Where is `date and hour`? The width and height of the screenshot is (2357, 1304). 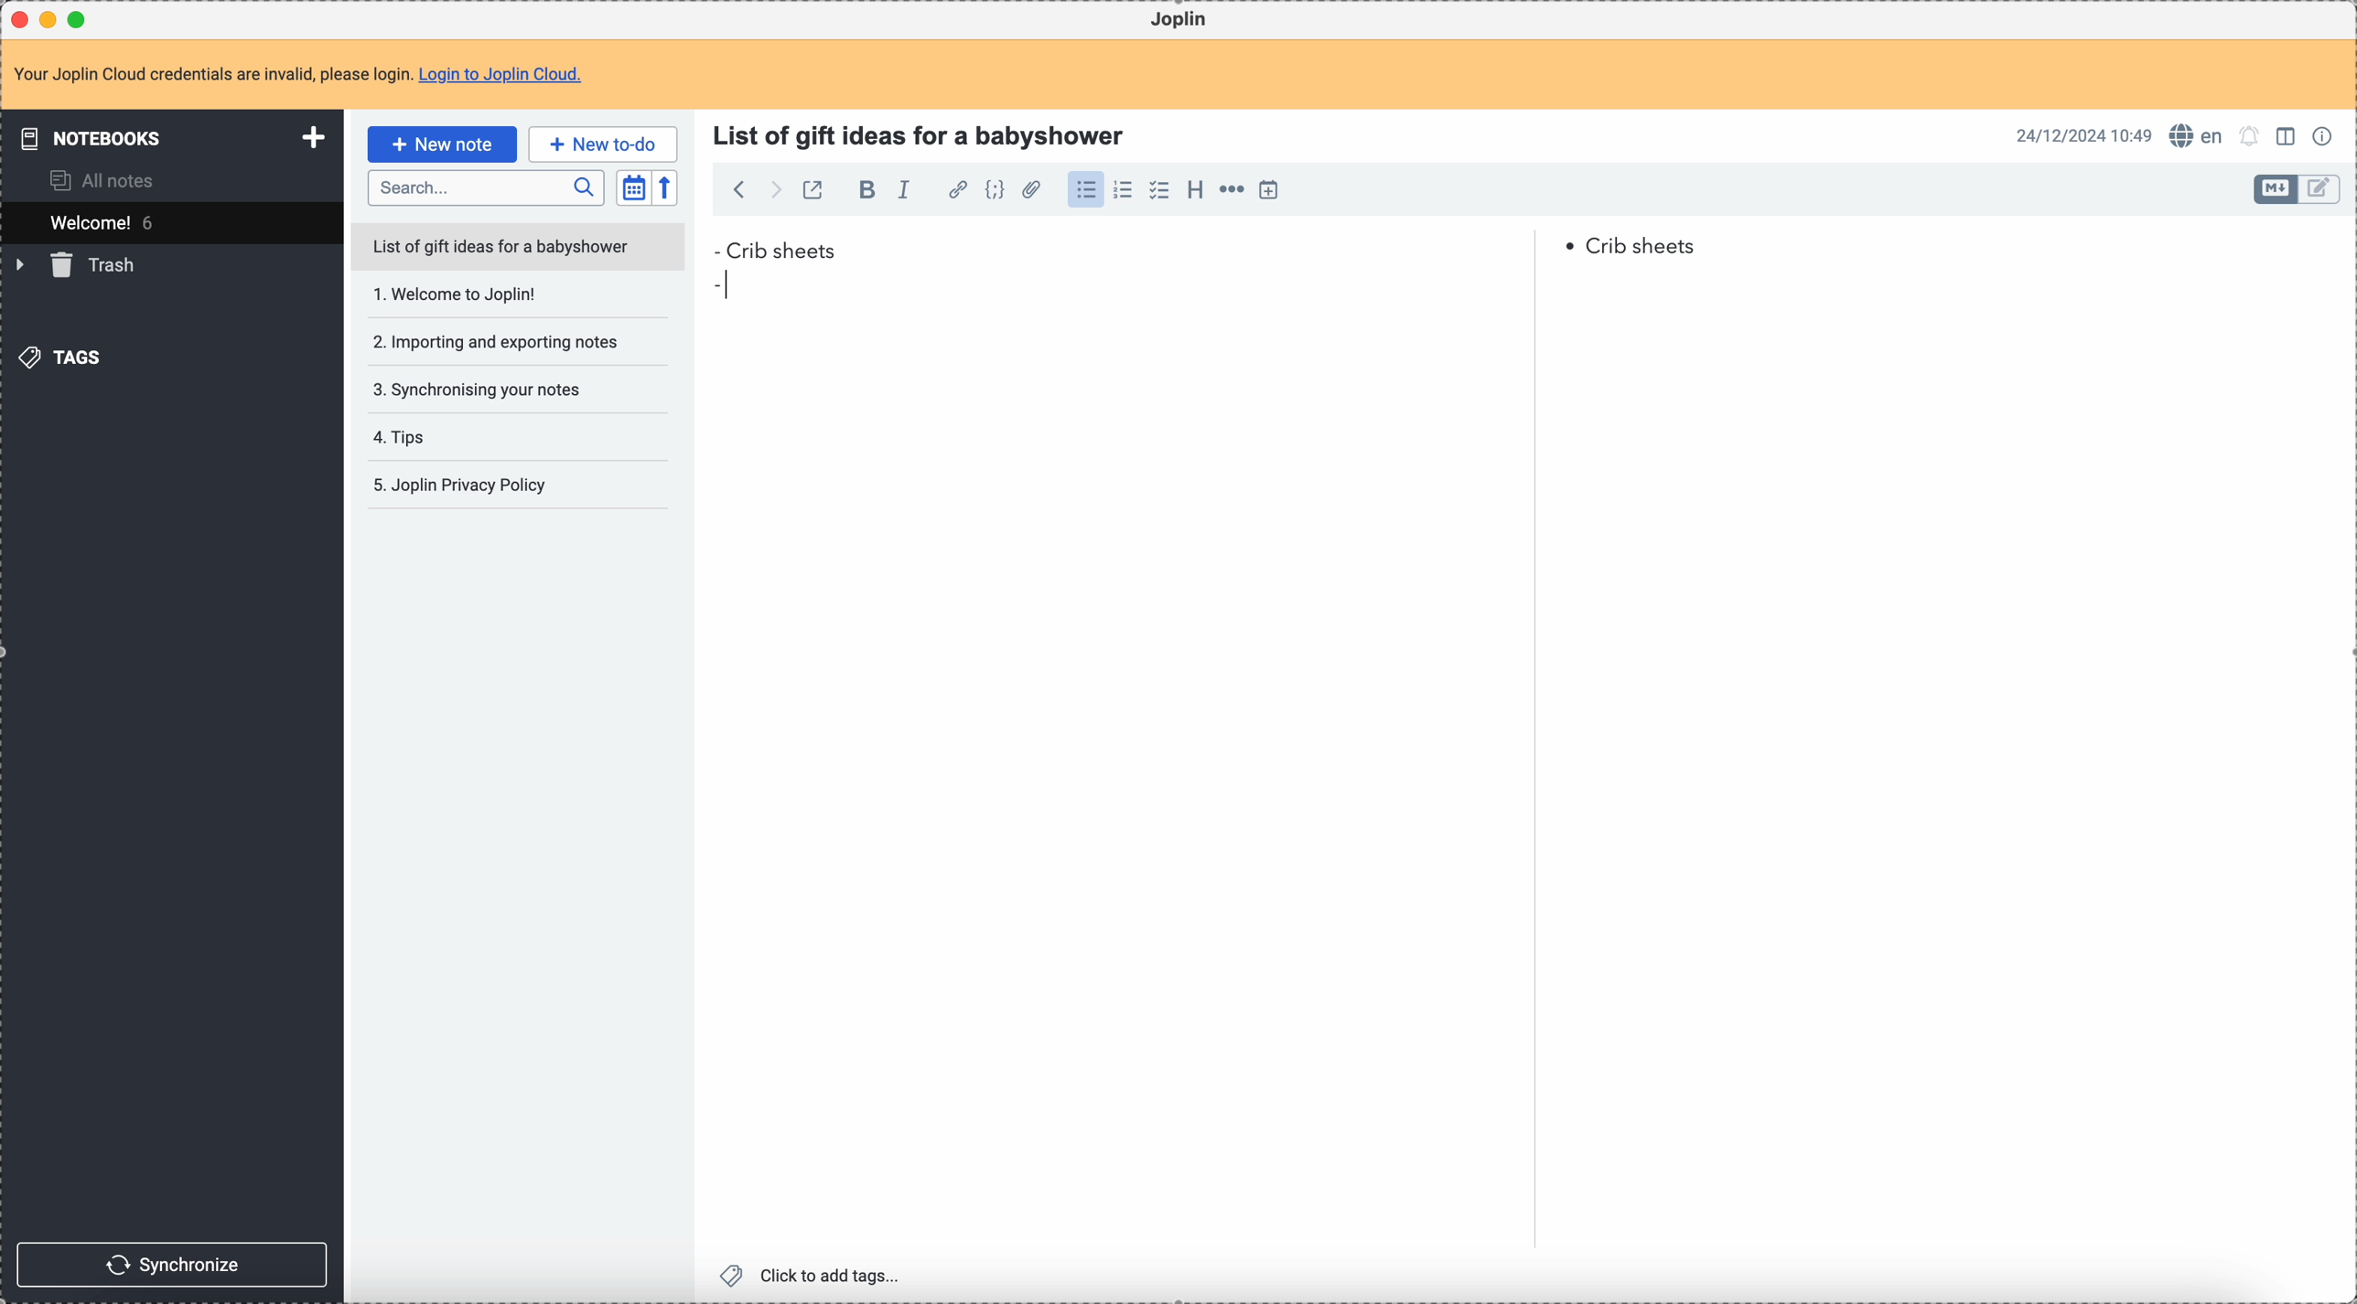
date and hour is located at coordinates (2083, 135).